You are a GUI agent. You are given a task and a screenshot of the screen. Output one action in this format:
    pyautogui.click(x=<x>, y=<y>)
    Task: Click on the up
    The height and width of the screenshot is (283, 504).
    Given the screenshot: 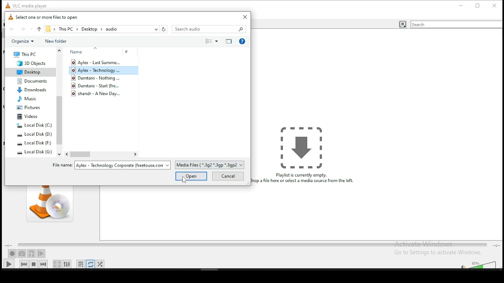 What is the action you would take?
    pyautogui.click(x=39, y=29)
    